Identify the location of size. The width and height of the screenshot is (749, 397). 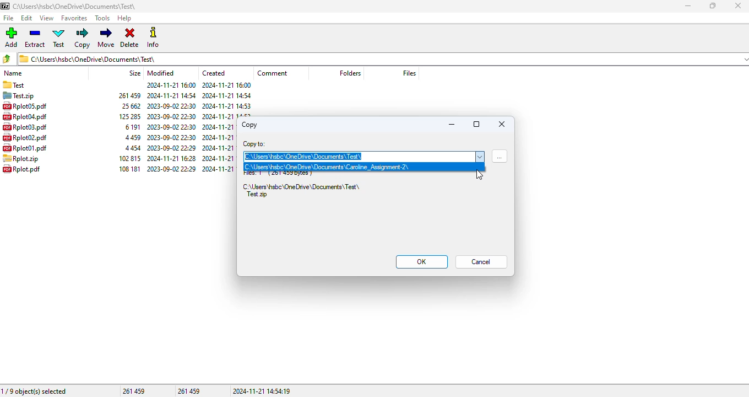
(133, 148).